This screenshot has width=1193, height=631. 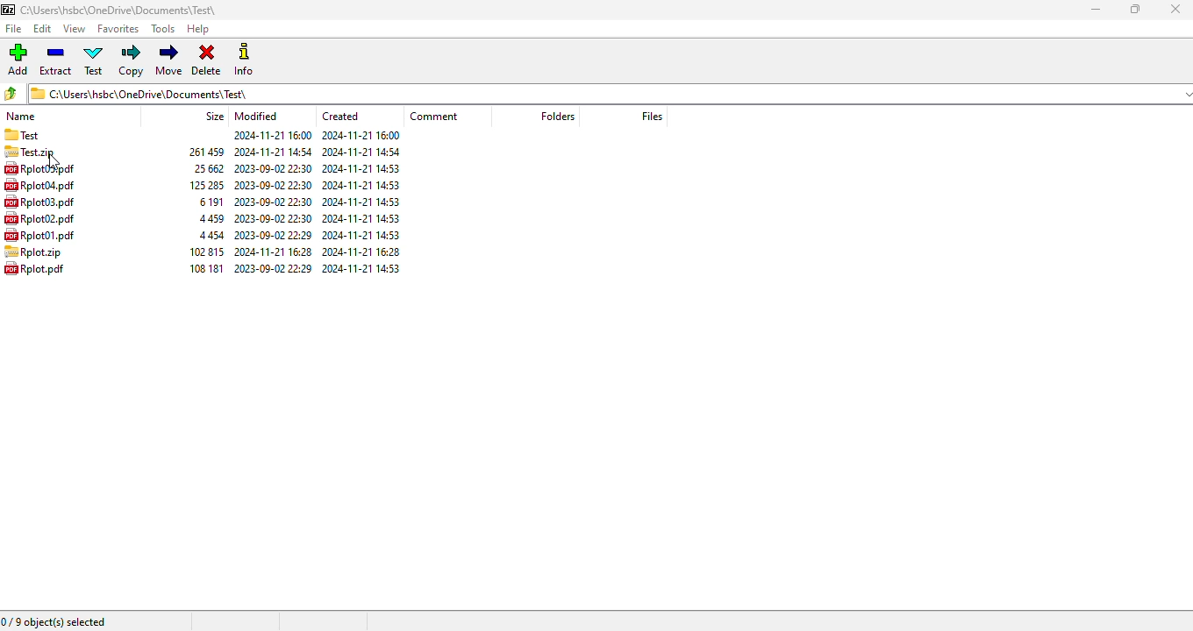 I want to click on logo, so click(x=9, y=10).